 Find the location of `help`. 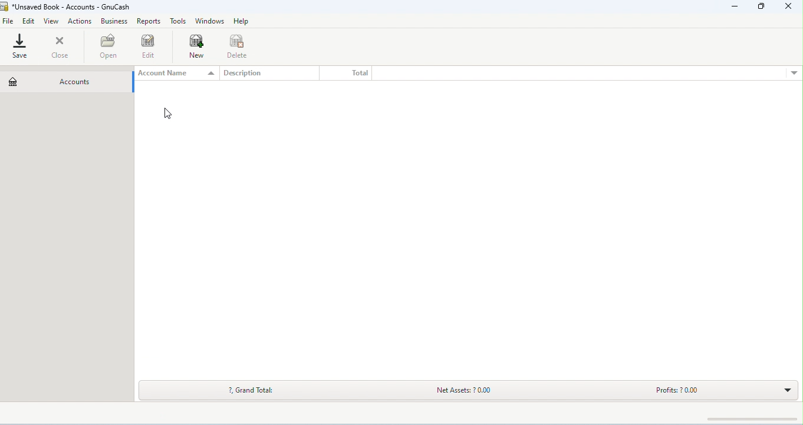

help is located at coordinates (241, 21).